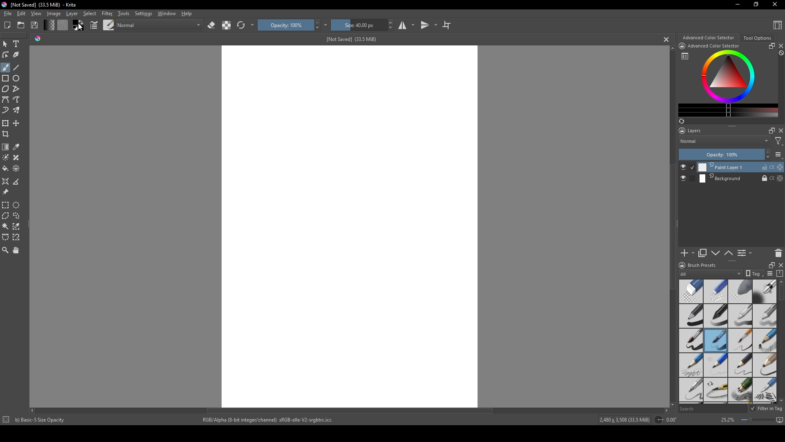 The height and width of the screenshot is (442, 785). What do you see at coordinates (741, 179) in the screenshot?
I see `Background` at bounding box center [741, 179].